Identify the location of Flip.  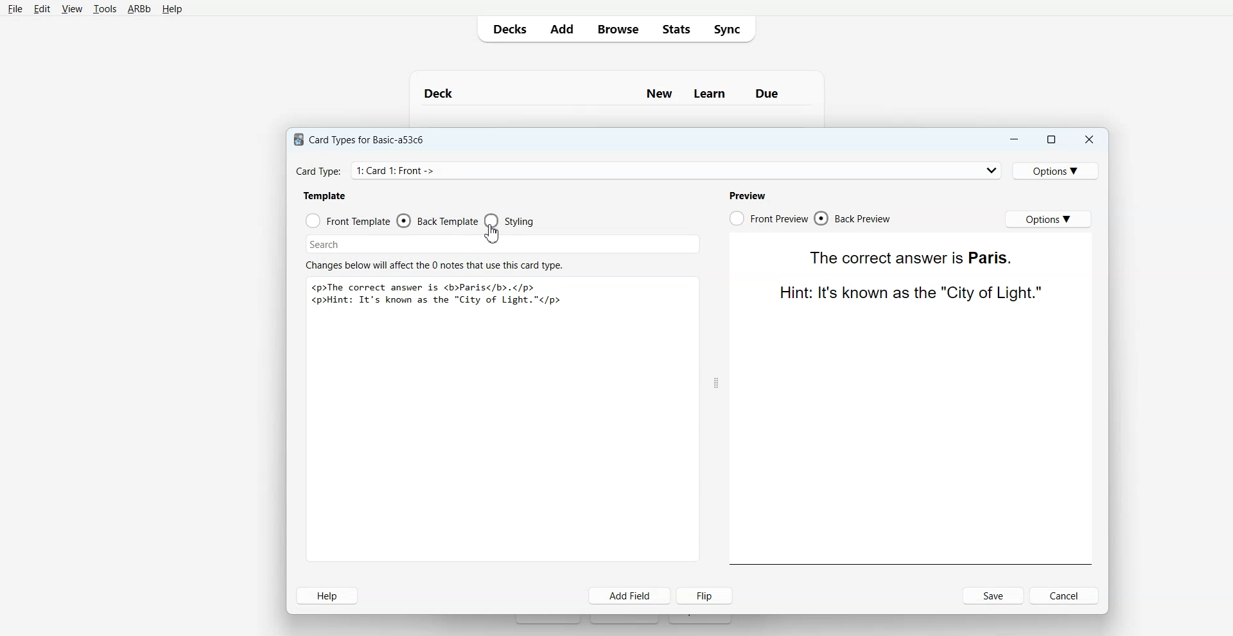
(707, 595).